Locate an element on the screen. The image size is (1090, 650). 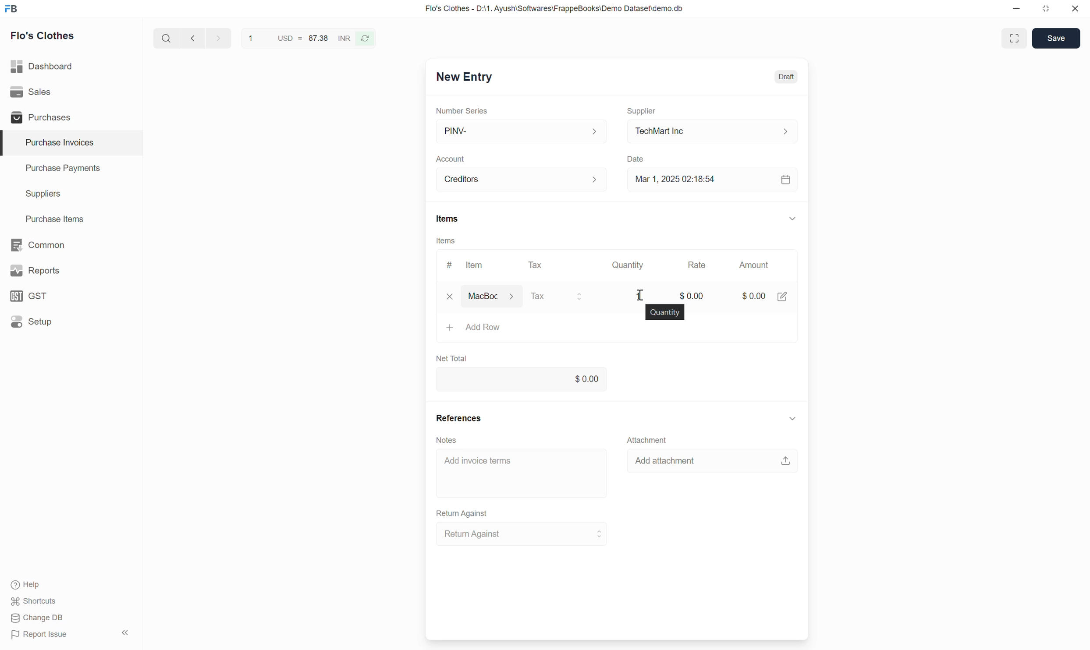
Shortcuts is located at coordinates (34, 601).